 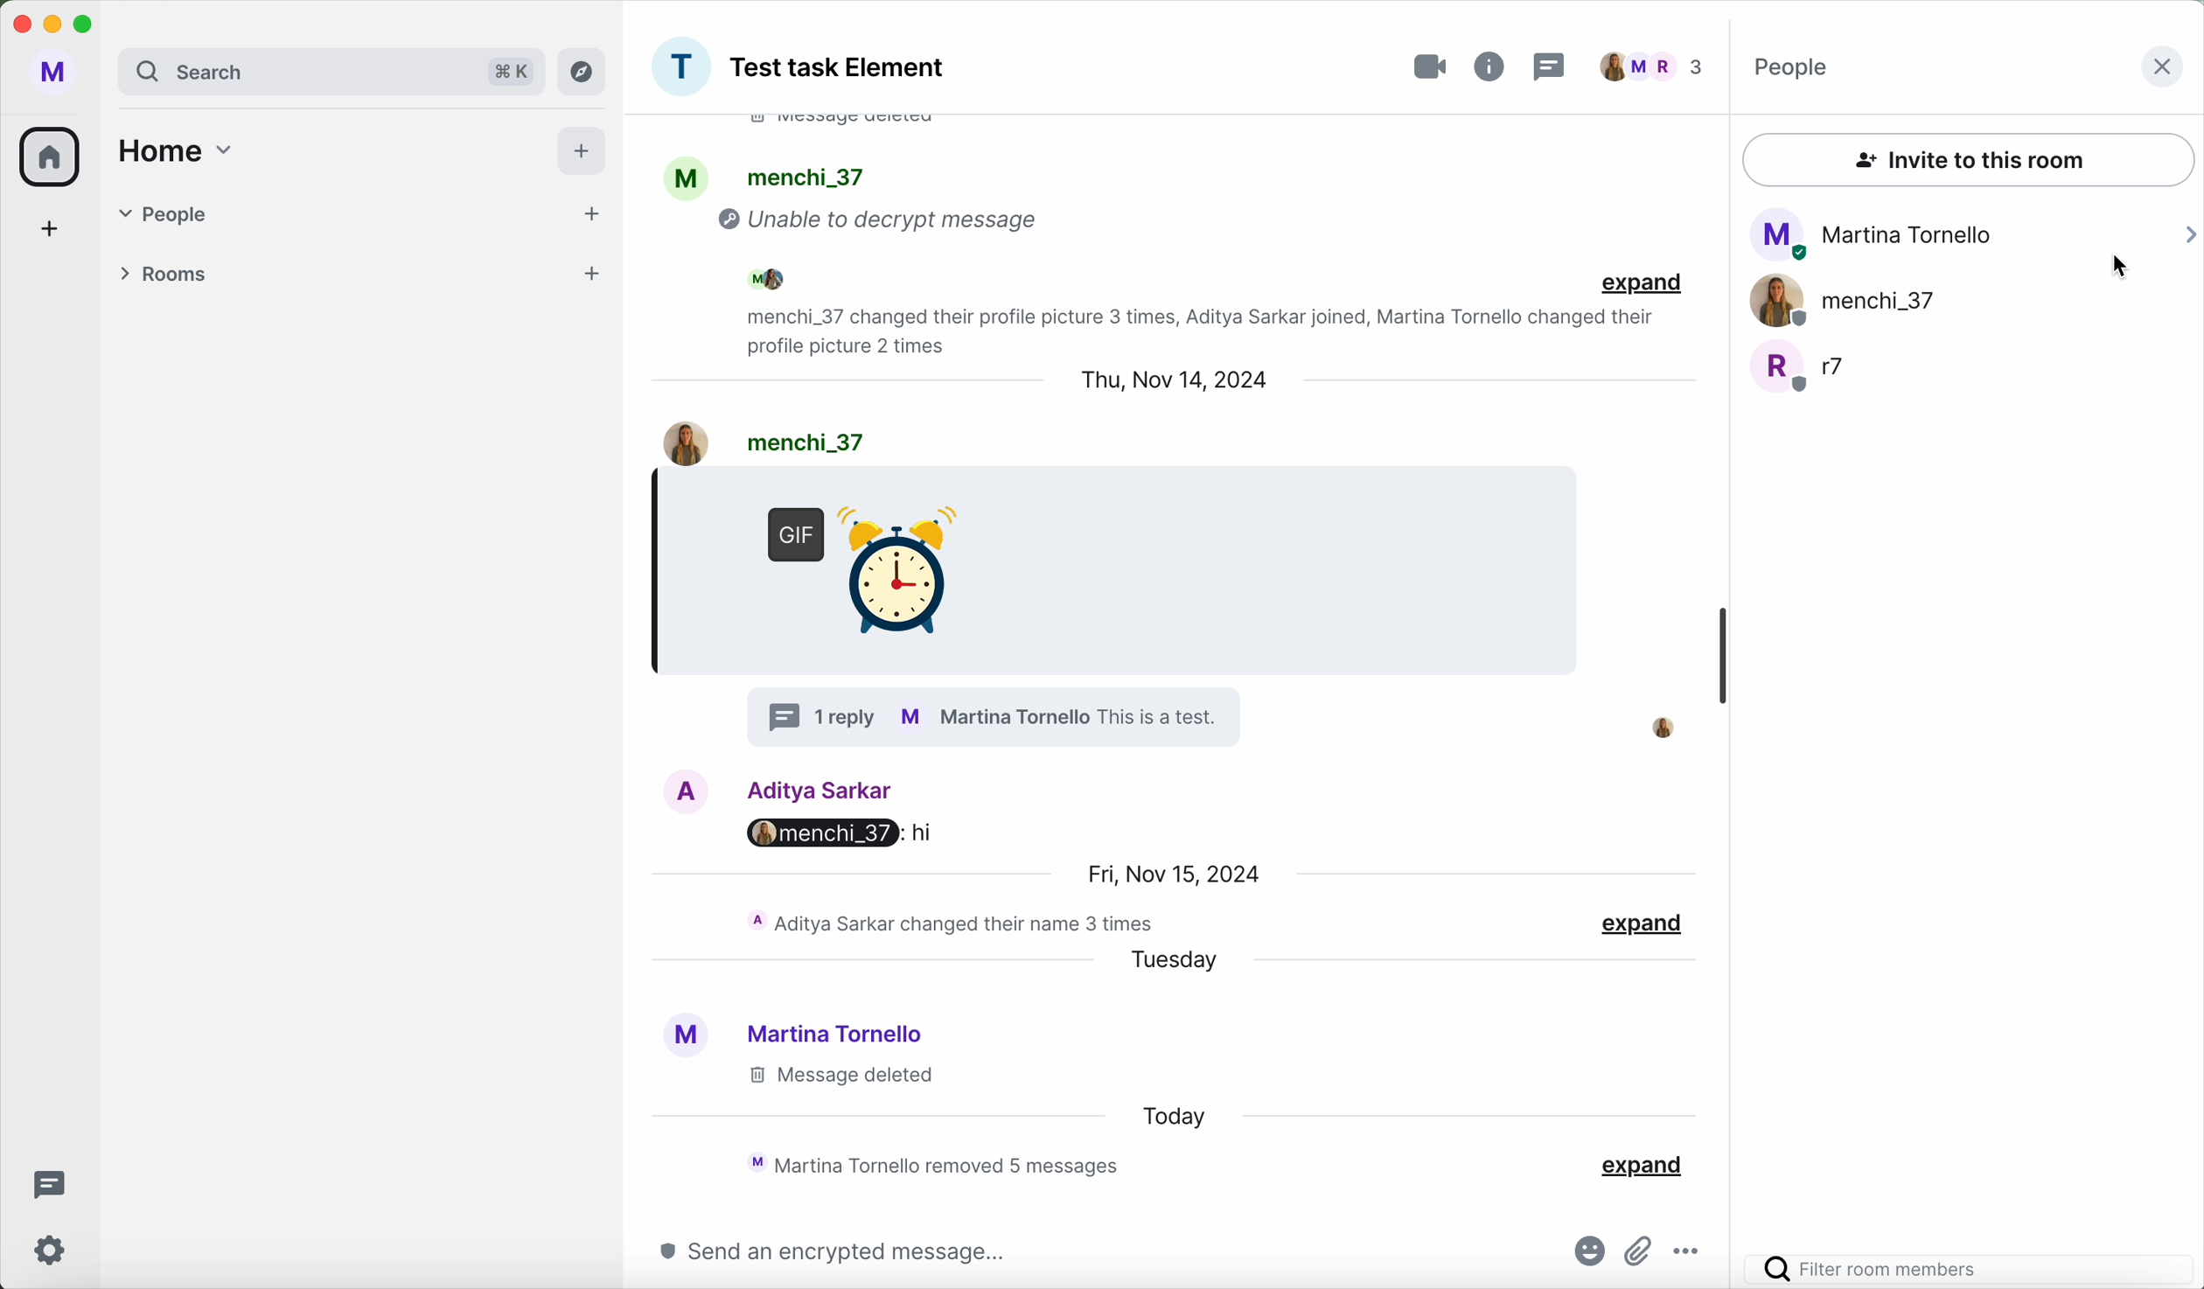 What do you see at coordinates (825, 788) in the screenshot?
I see `Aditya user` at bounding box center [825, 788].